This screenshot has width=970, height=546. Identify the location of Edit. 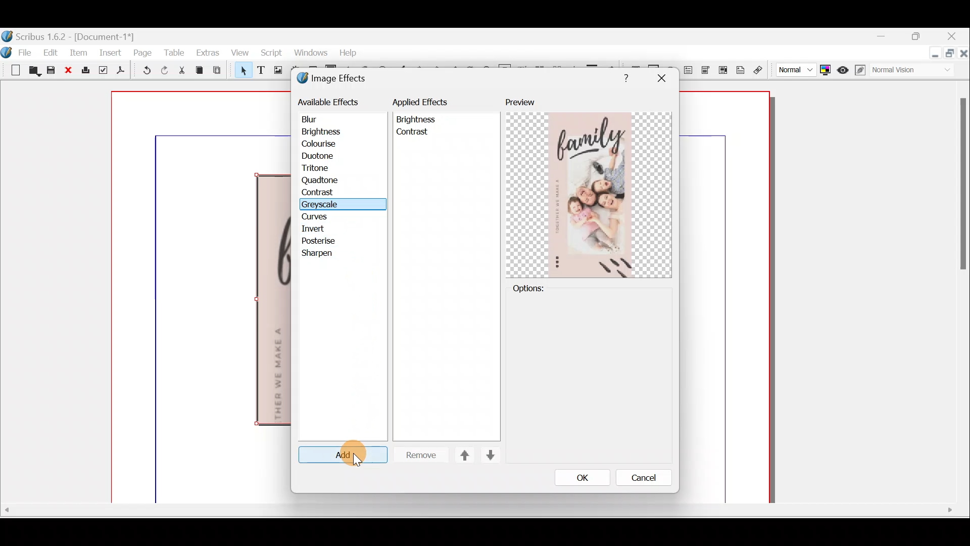
(51, 52).